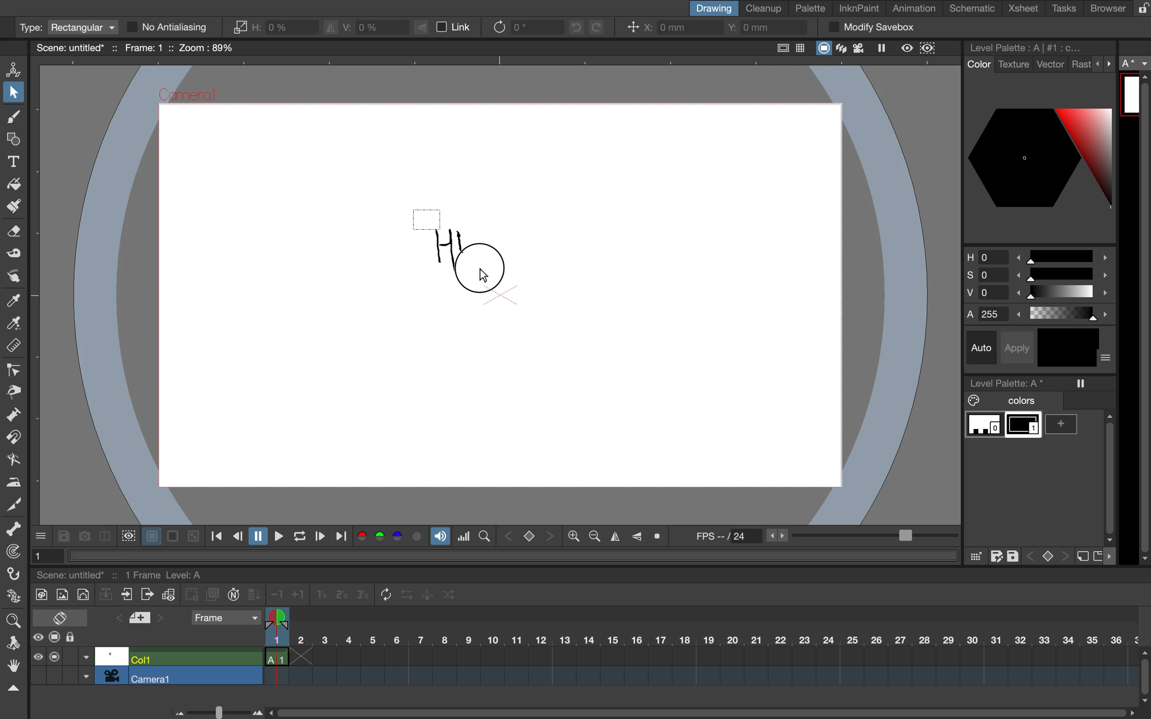 This screenshot has width=1151, height=719. Describe the element at coordinates (484, 535) in the screenshot. I see `locator` at that location.